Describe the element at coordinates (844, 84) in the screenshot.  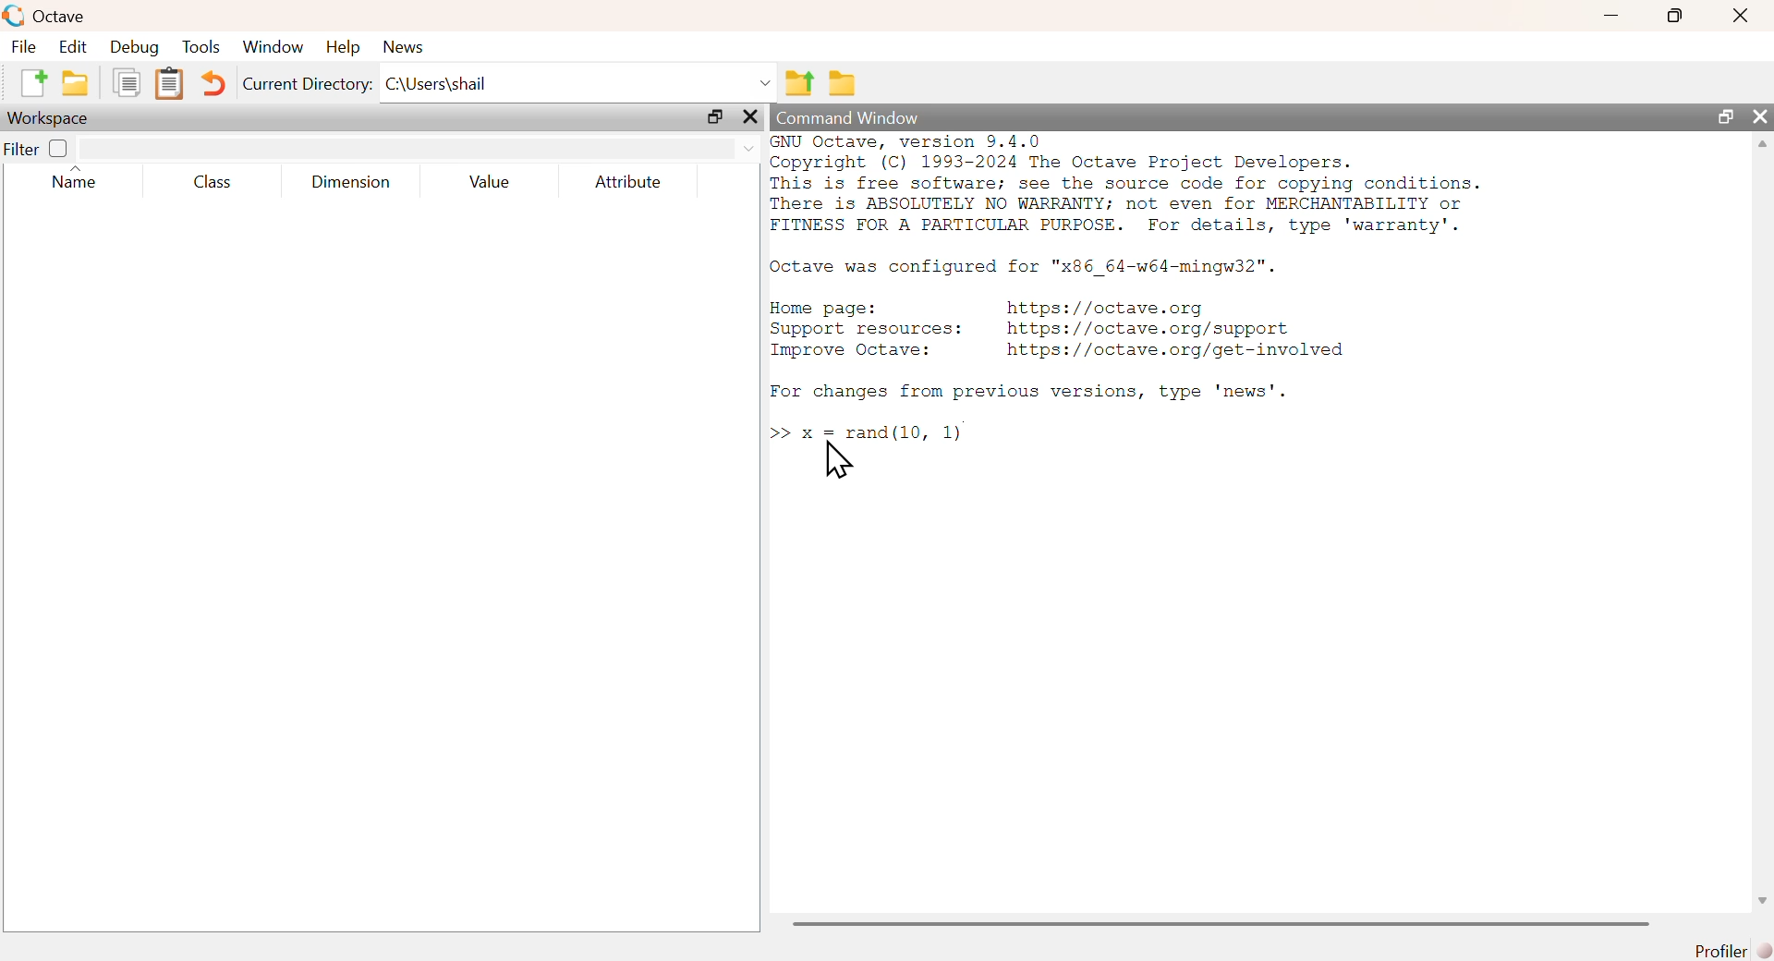
I see `browse directories` at that location.